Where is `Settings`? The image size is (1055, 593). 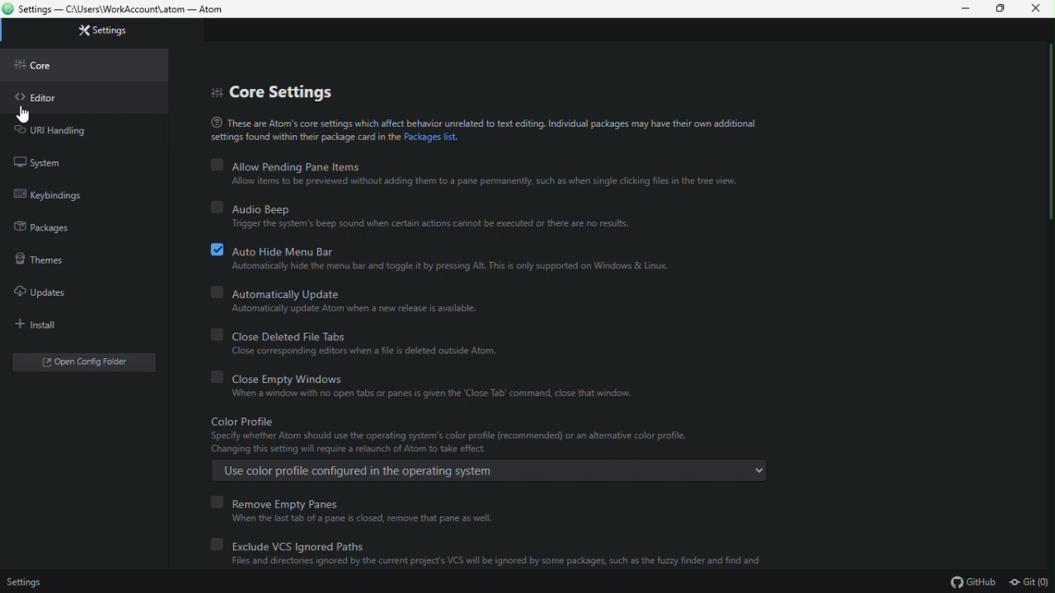 Settings is located at coordinates (26, 582).